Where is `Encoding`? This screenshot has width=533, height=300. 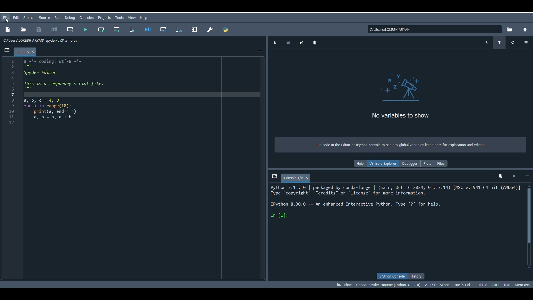
Encoding is located at coordinates (482, 286).